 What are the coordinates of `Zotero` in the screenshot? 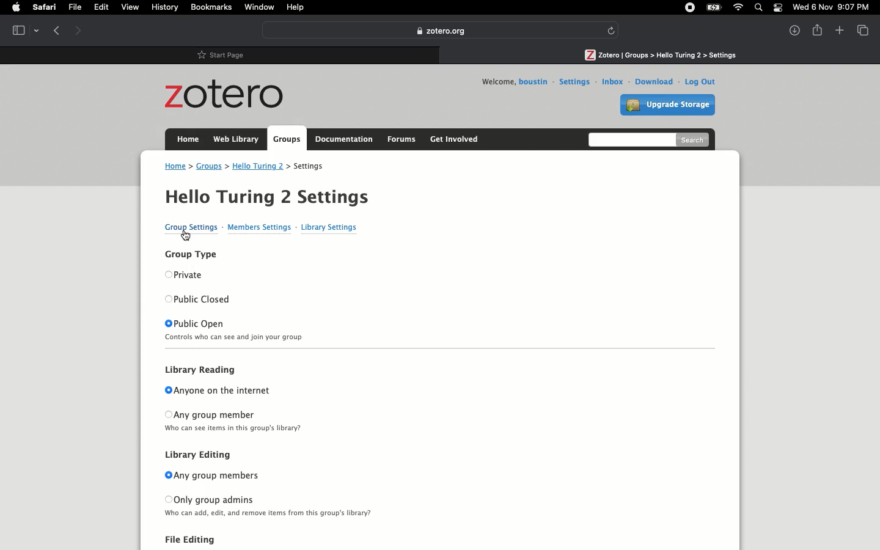 It's located at (440, 31).